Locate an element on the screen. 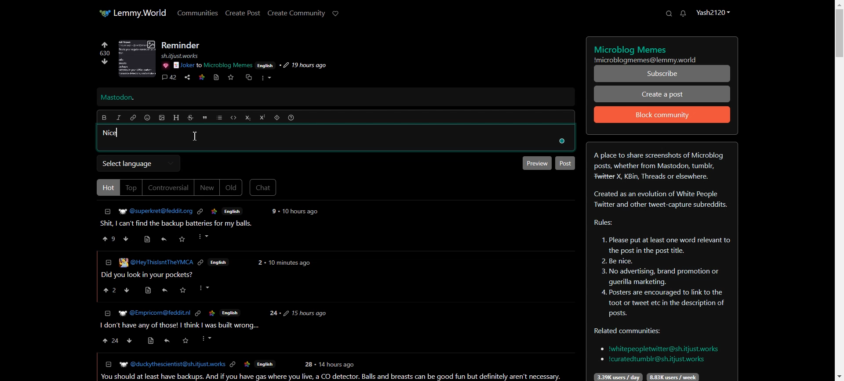 Image resolution: width=844 pixels, height=381 pixels. Insert picture is located at coordinates (162, 118).